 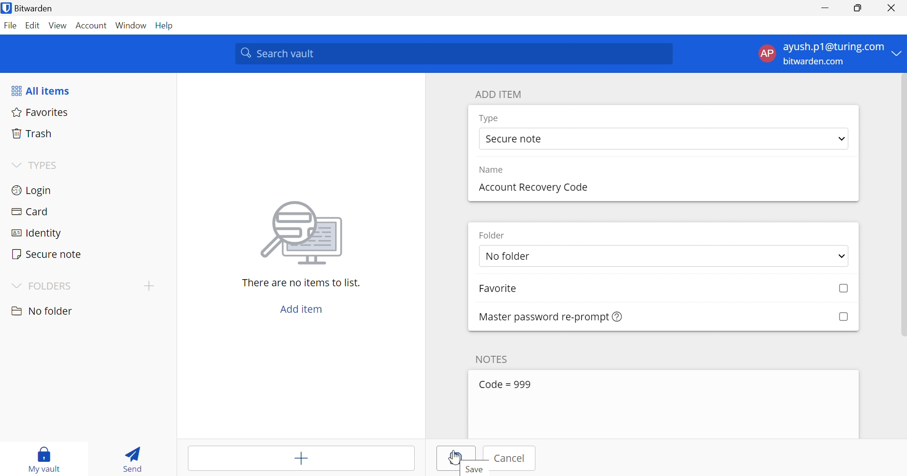 What do you see at coordinates (32, 134) in the screenshot?
I see `Trash` at bounding box center [32, 134].